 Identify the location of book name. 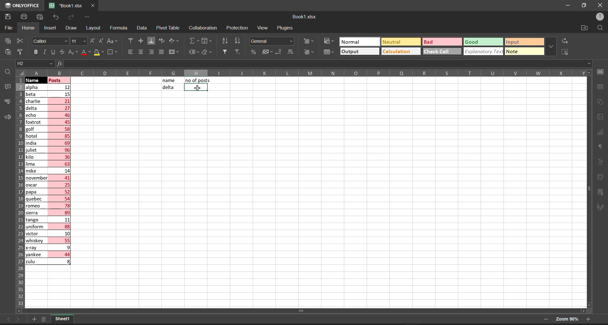
(304, 17).